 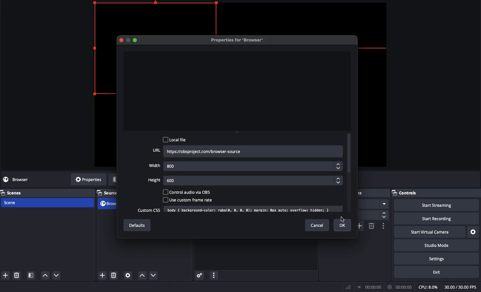 What do you see at coordinates (129, 41) in the screenshot?
I see `RESTORE` at bounding box center [129, 41].